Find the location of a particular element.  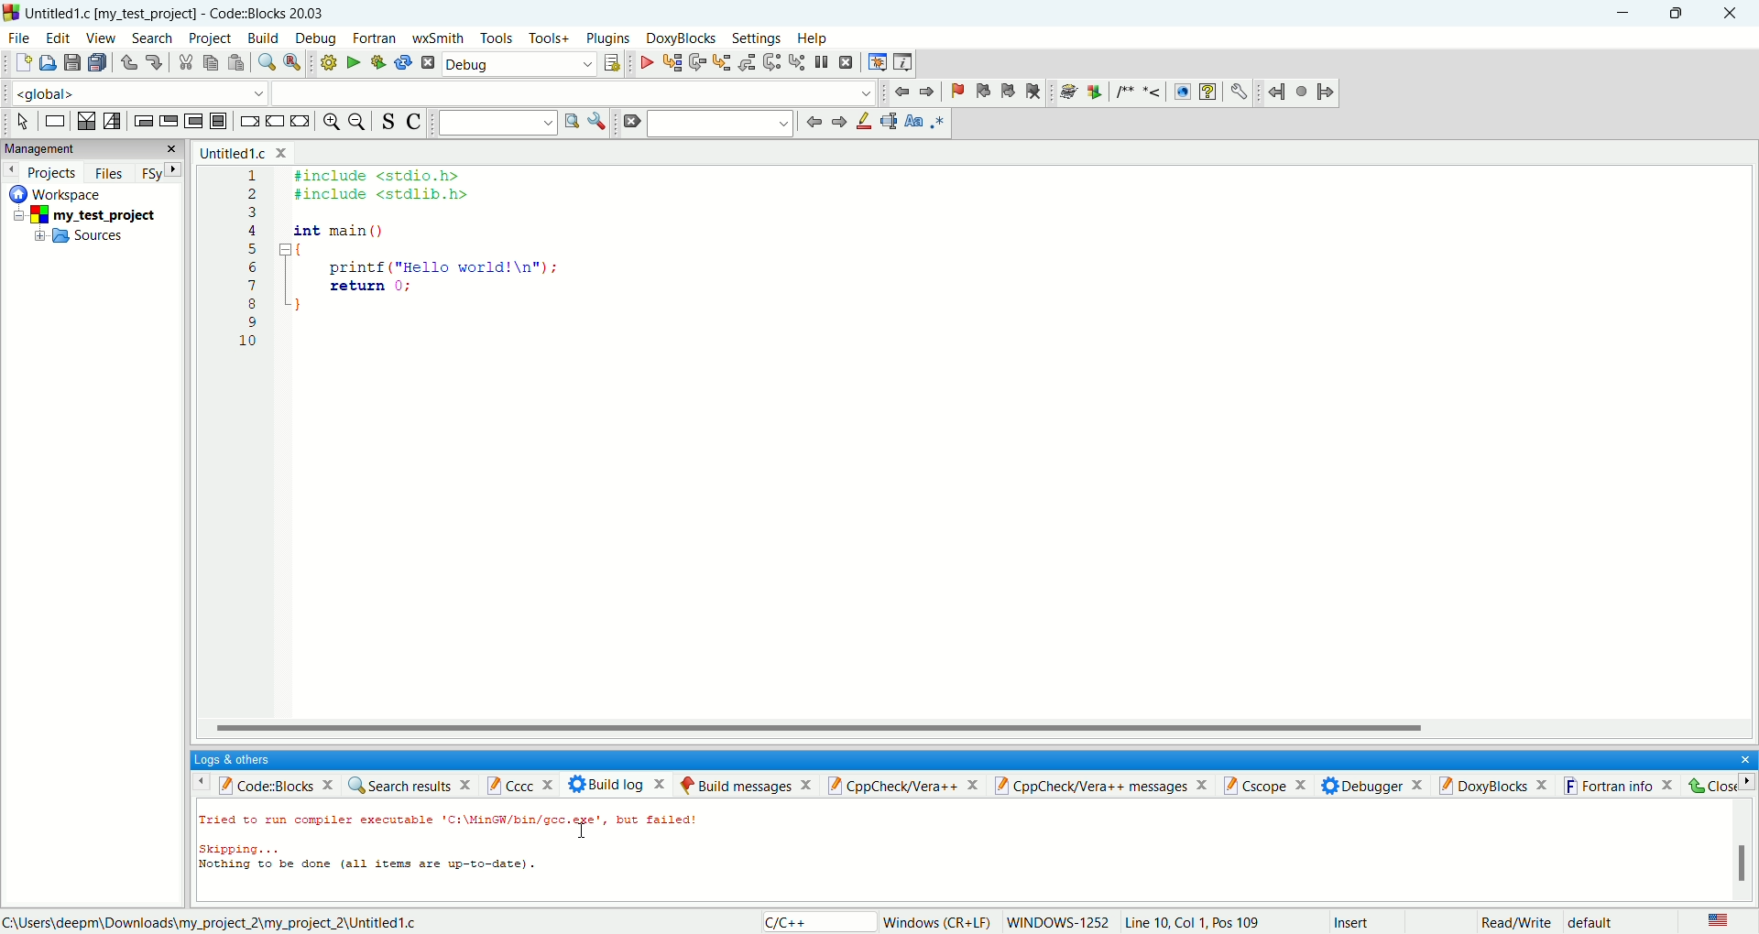

close is located at coordinates (1739, 757).